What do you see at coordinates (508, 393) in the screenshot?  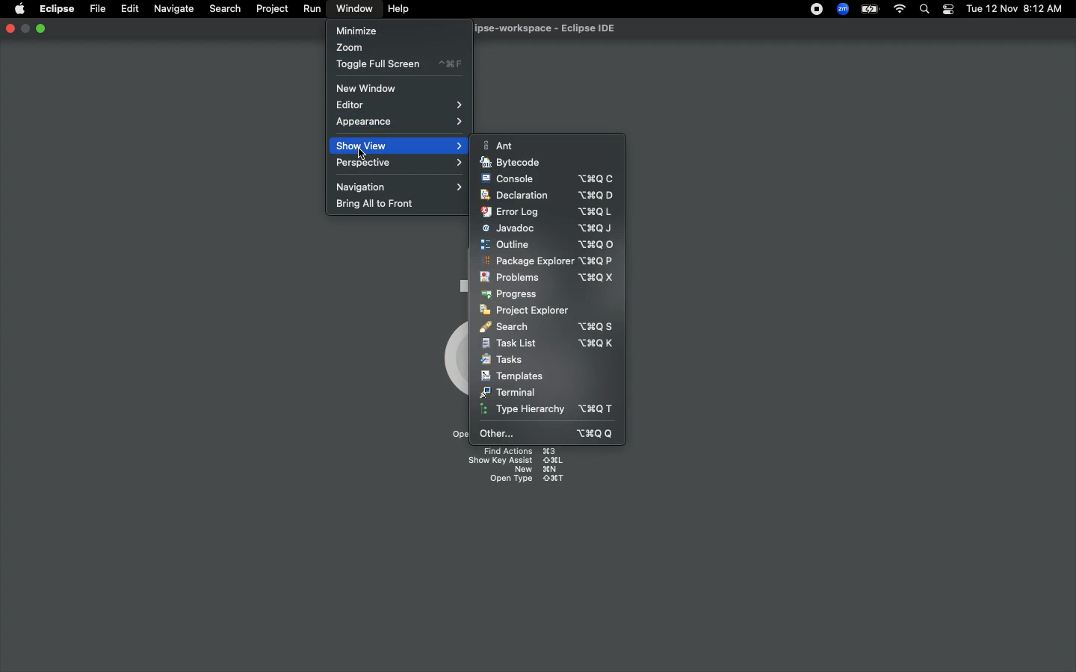 I see `Terminal` at bounding box center [508, 393].